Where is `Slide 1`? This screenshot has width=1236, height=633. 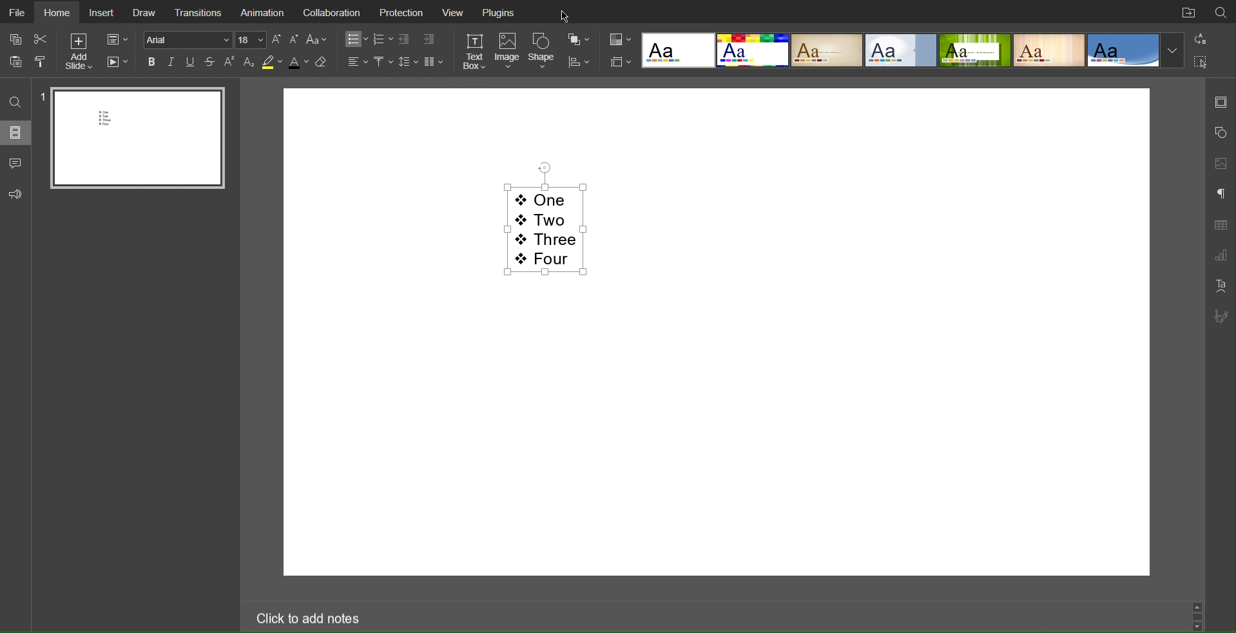
Slide 1 is located at coordinates (135, 140).